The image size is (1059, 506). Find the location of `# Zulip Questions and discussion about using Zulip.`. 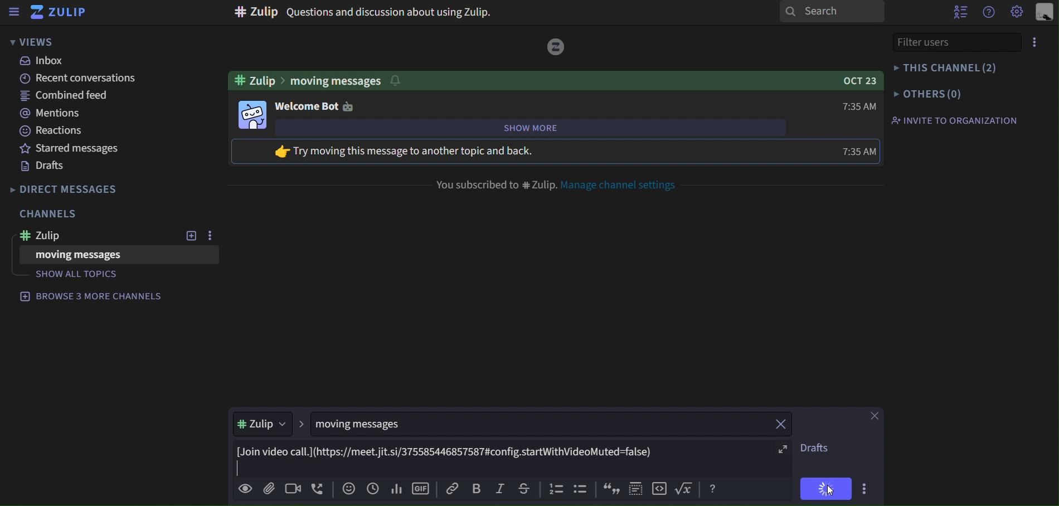

# Zulip Questions and discussion about using Zulip. is located at coordinates (361, 13).